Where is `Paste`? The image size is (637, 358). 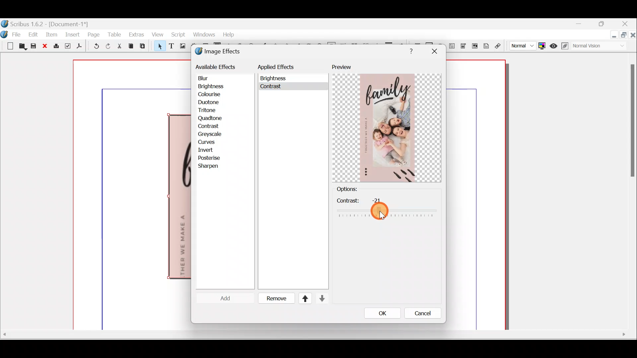 Paste is located at coordinates (144, 47).